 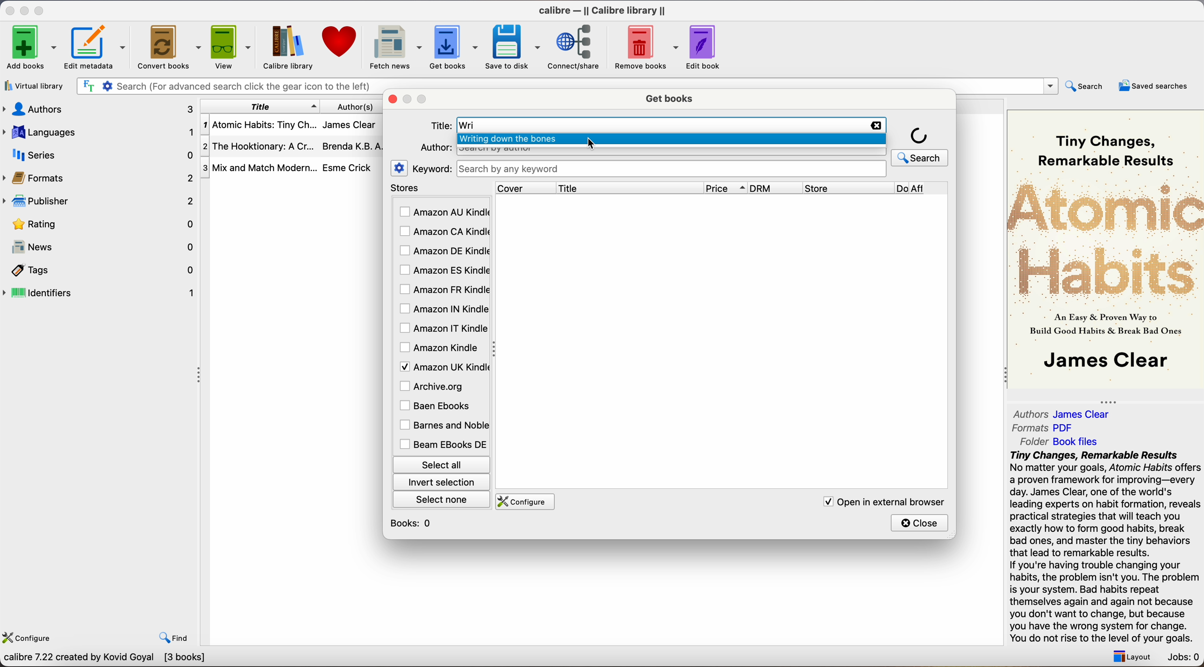 What do you see at coordinates (923, 189) in the screenshot?
I see `do Af1` at bounding box center [923, 189].